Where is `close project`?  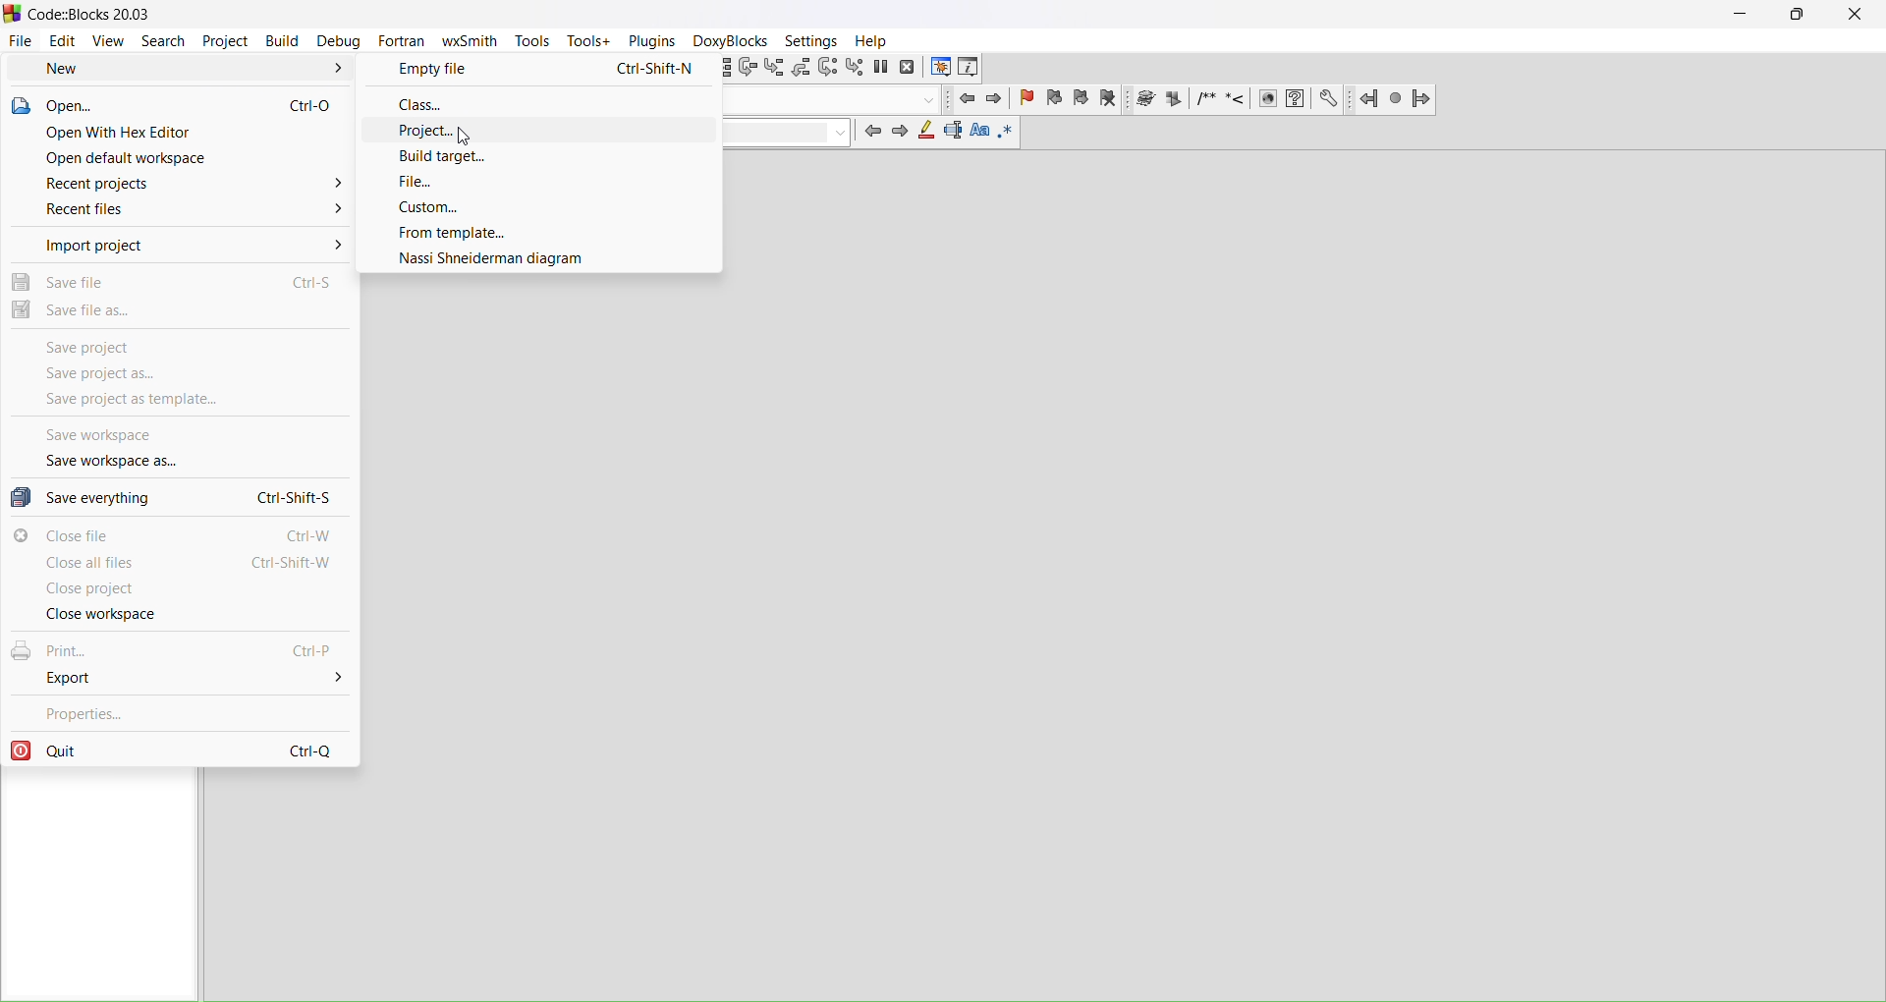 close project is located at coordinates (183, 588).